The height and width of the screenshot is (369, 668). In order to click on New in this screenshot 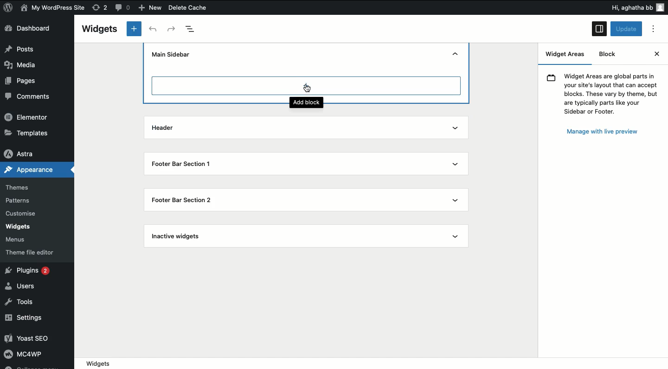, I will do `click(153, 8)`.